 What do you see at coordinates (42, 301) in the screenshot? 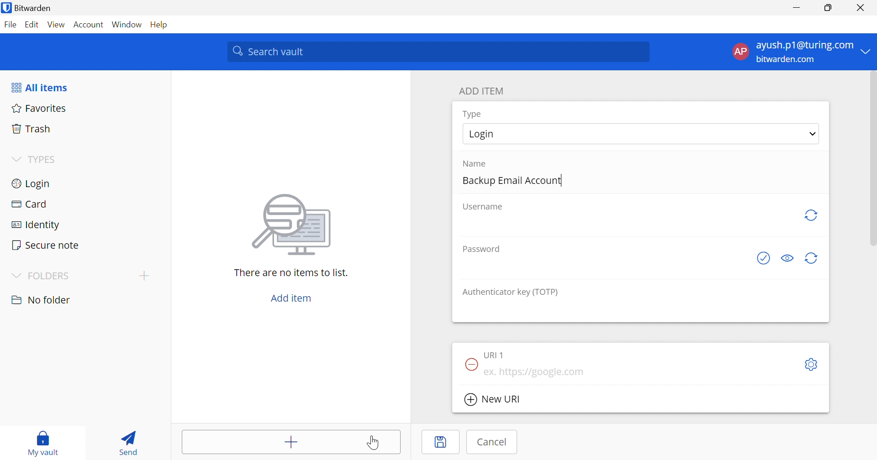
I see `No folder` at bounding box center [42, 301].